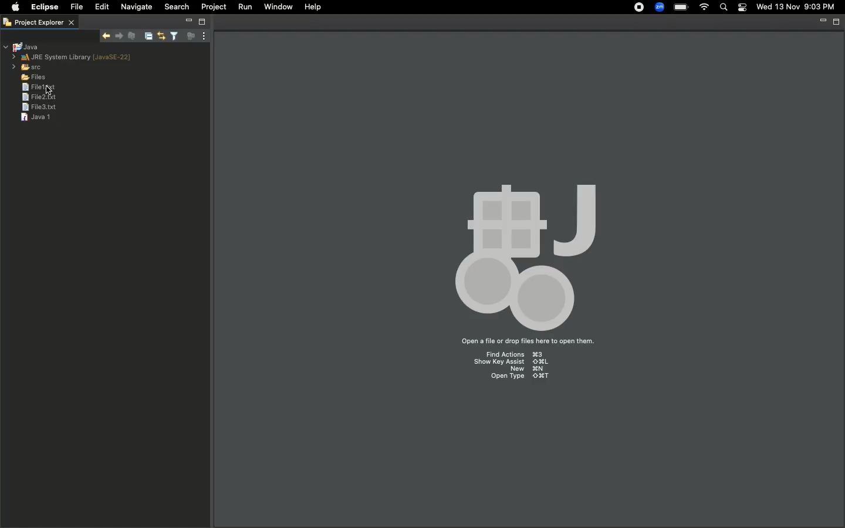 Image resolution: width=845 pixels, height=528 pixels. Describe the element at coordinates (202, 36) in the screenshot. I see `View menu` at that location.